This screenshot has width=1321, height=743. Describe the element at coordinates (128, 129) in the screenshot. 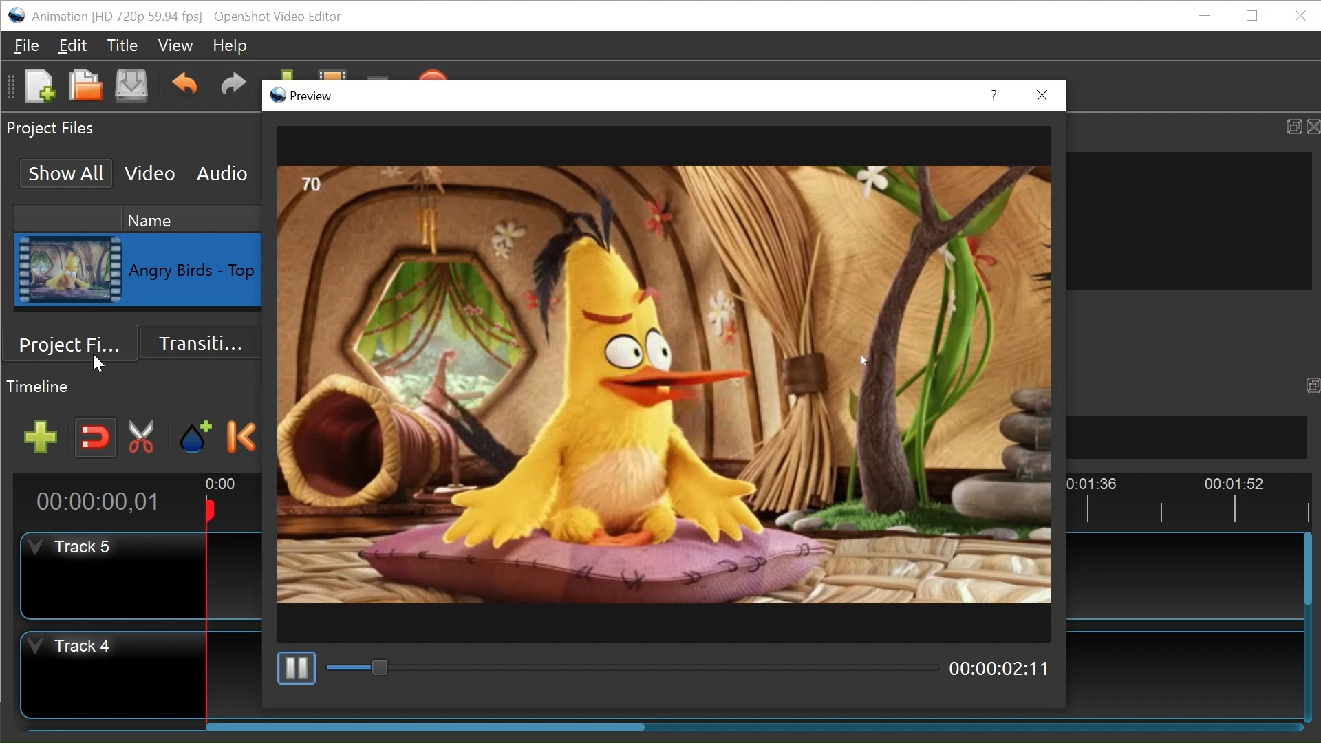

I see `Project Files Panel` at that location.